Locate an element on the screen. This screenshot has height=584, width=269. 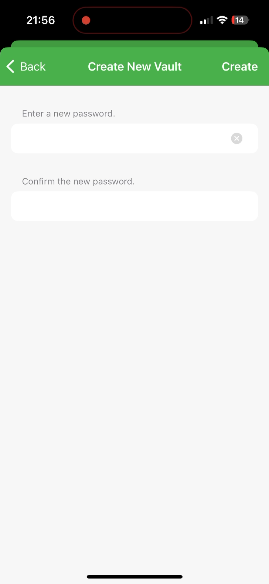
new password is located at coordinates (134, 210).